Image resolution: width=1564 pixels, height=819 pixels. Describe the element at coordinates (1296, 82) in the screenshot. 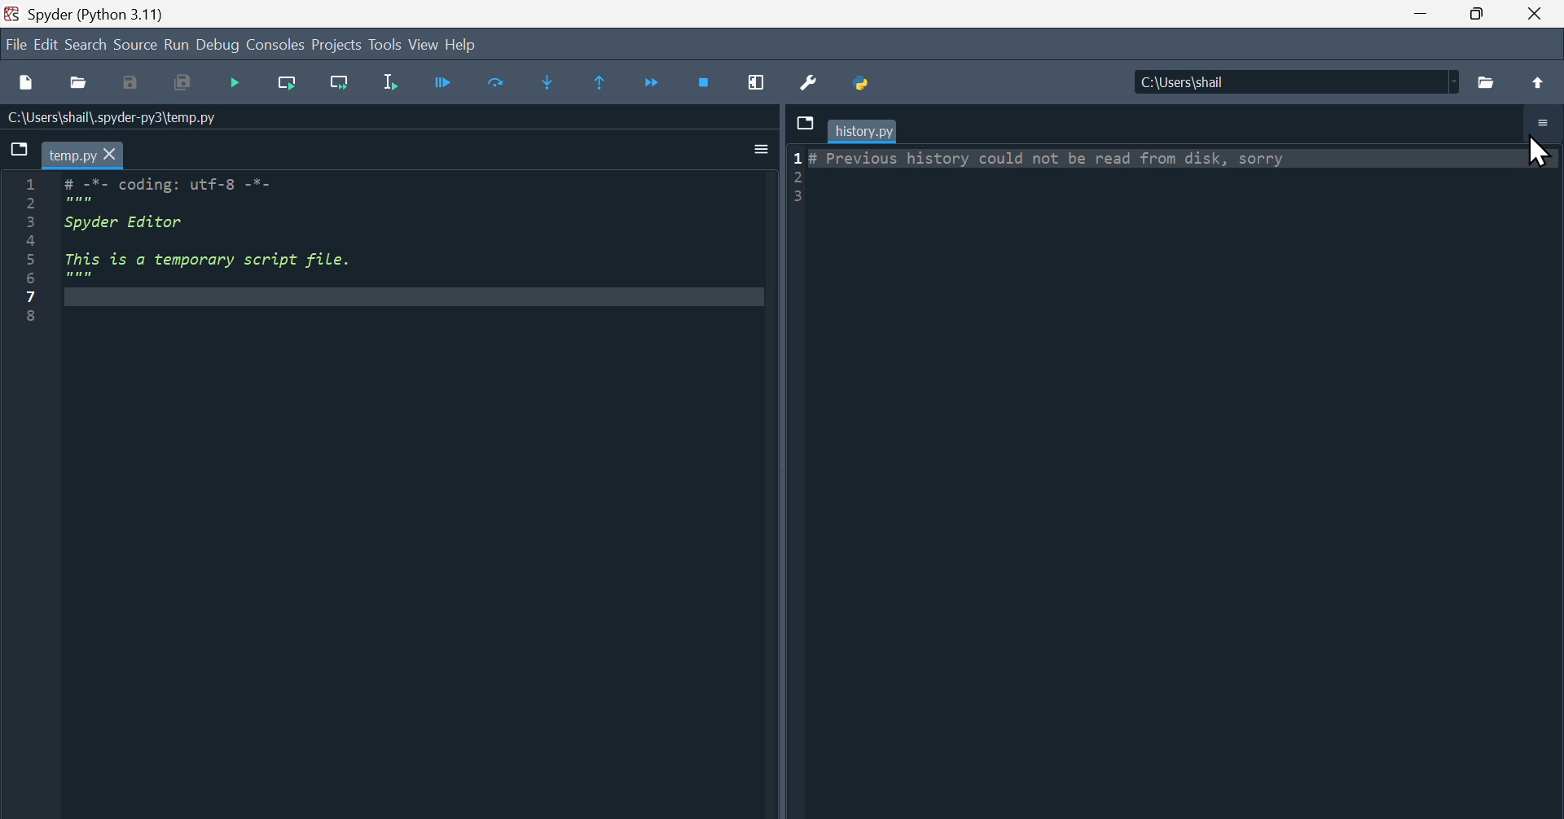

I see `|C:\Users\shail` at that location.